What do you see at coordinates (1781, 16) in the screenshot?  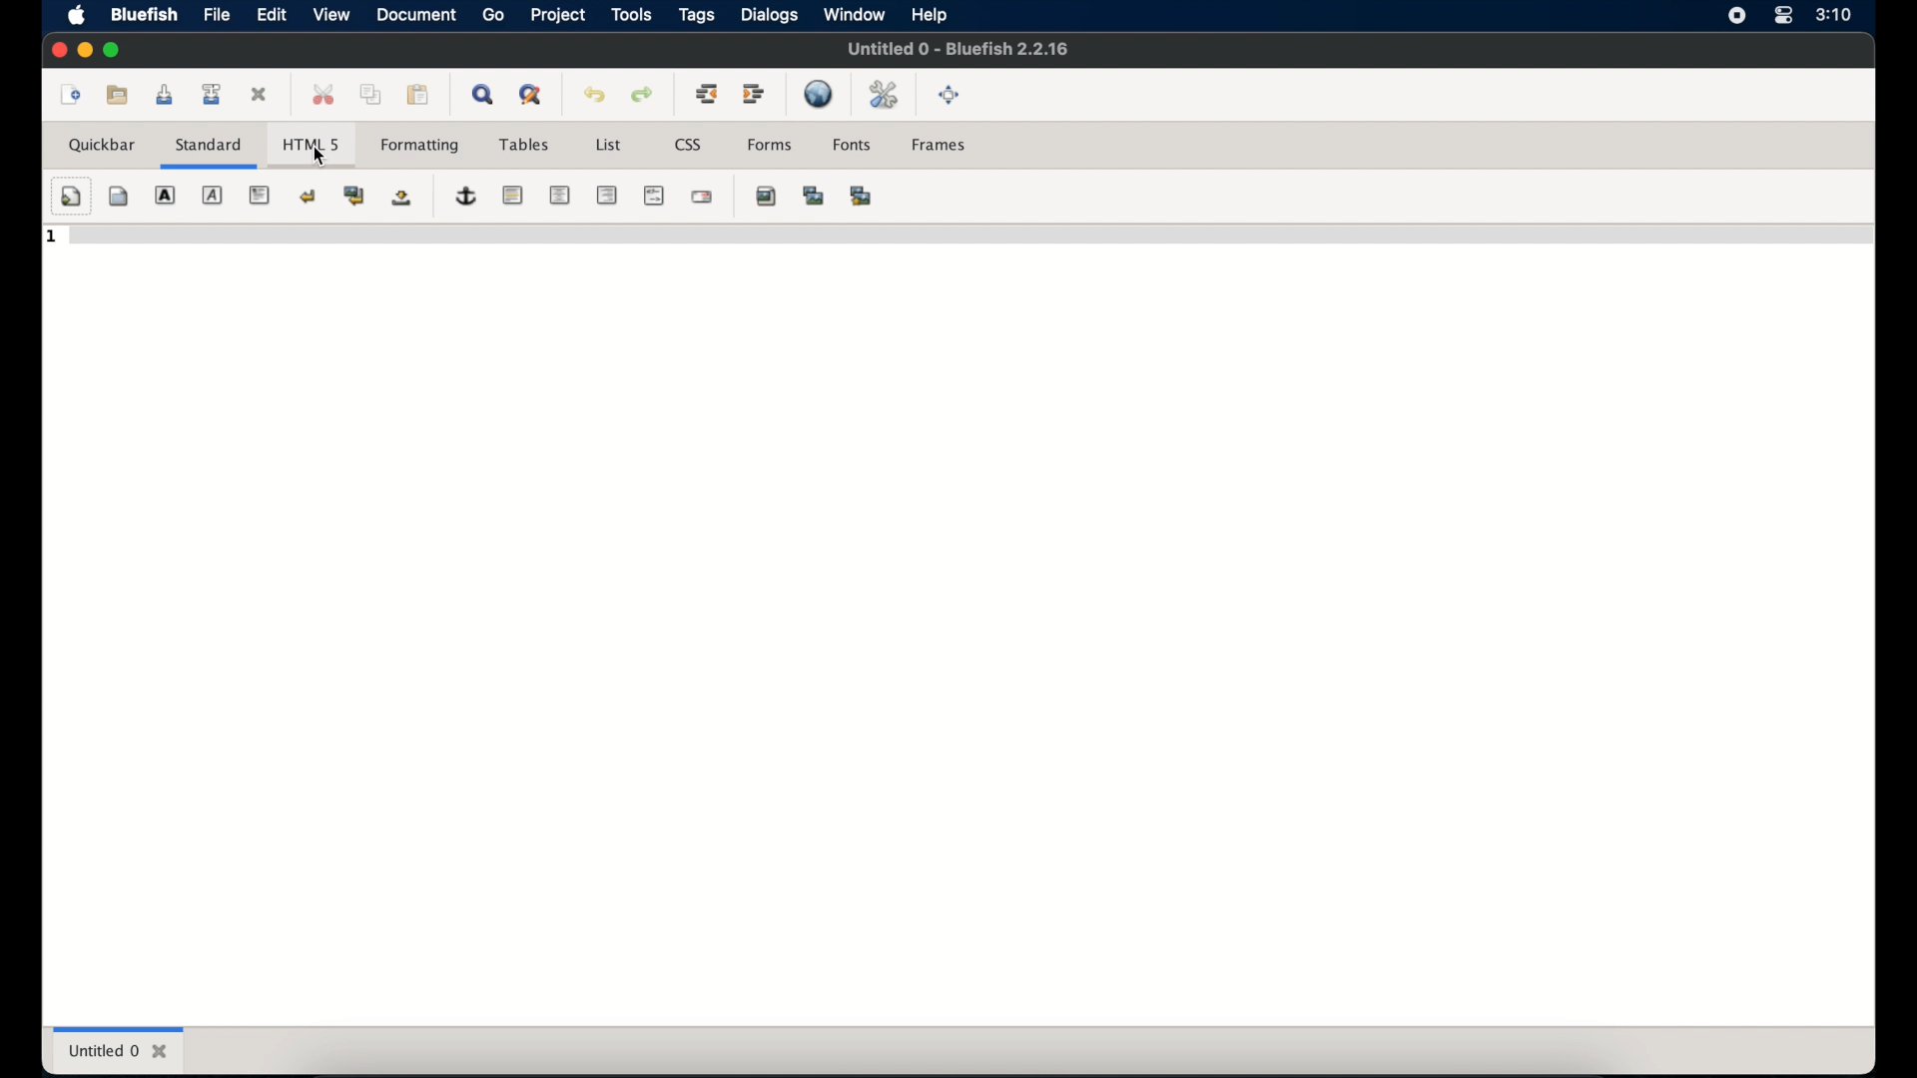 I see `control center` at bounding box center [1781, 16].